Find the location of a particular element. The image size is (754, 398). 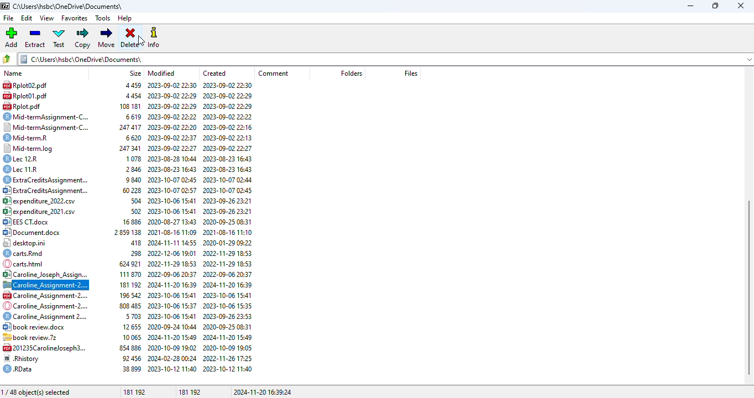

247417 is located at coordinates (131, 127).